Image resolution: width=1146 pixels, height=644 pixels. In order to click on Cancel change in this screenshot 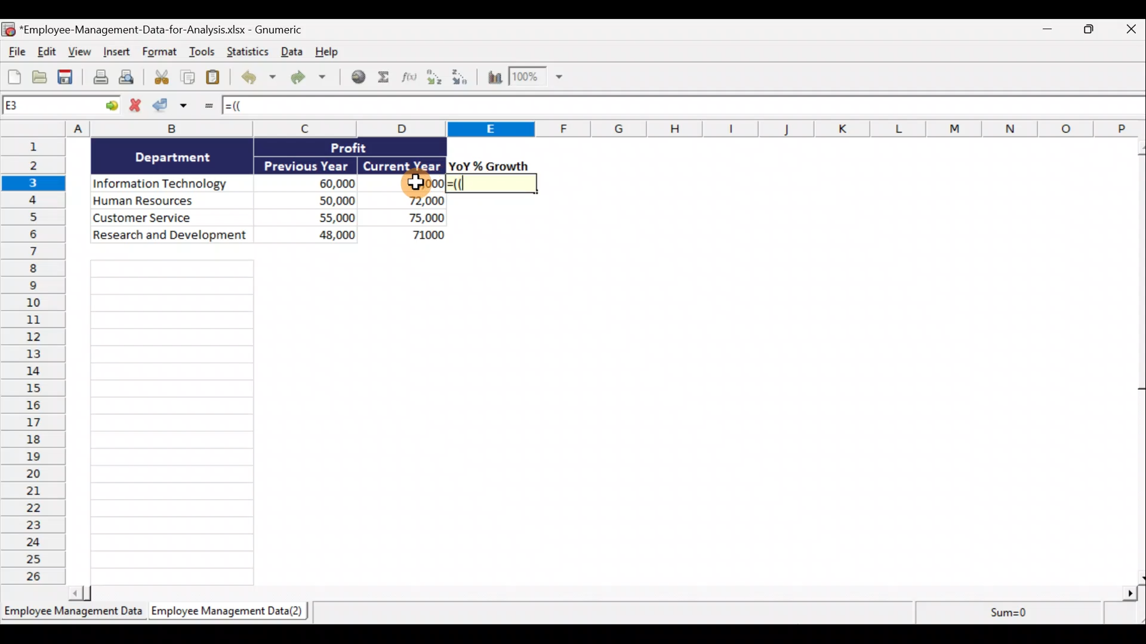, I will do `click(137, 106)`.